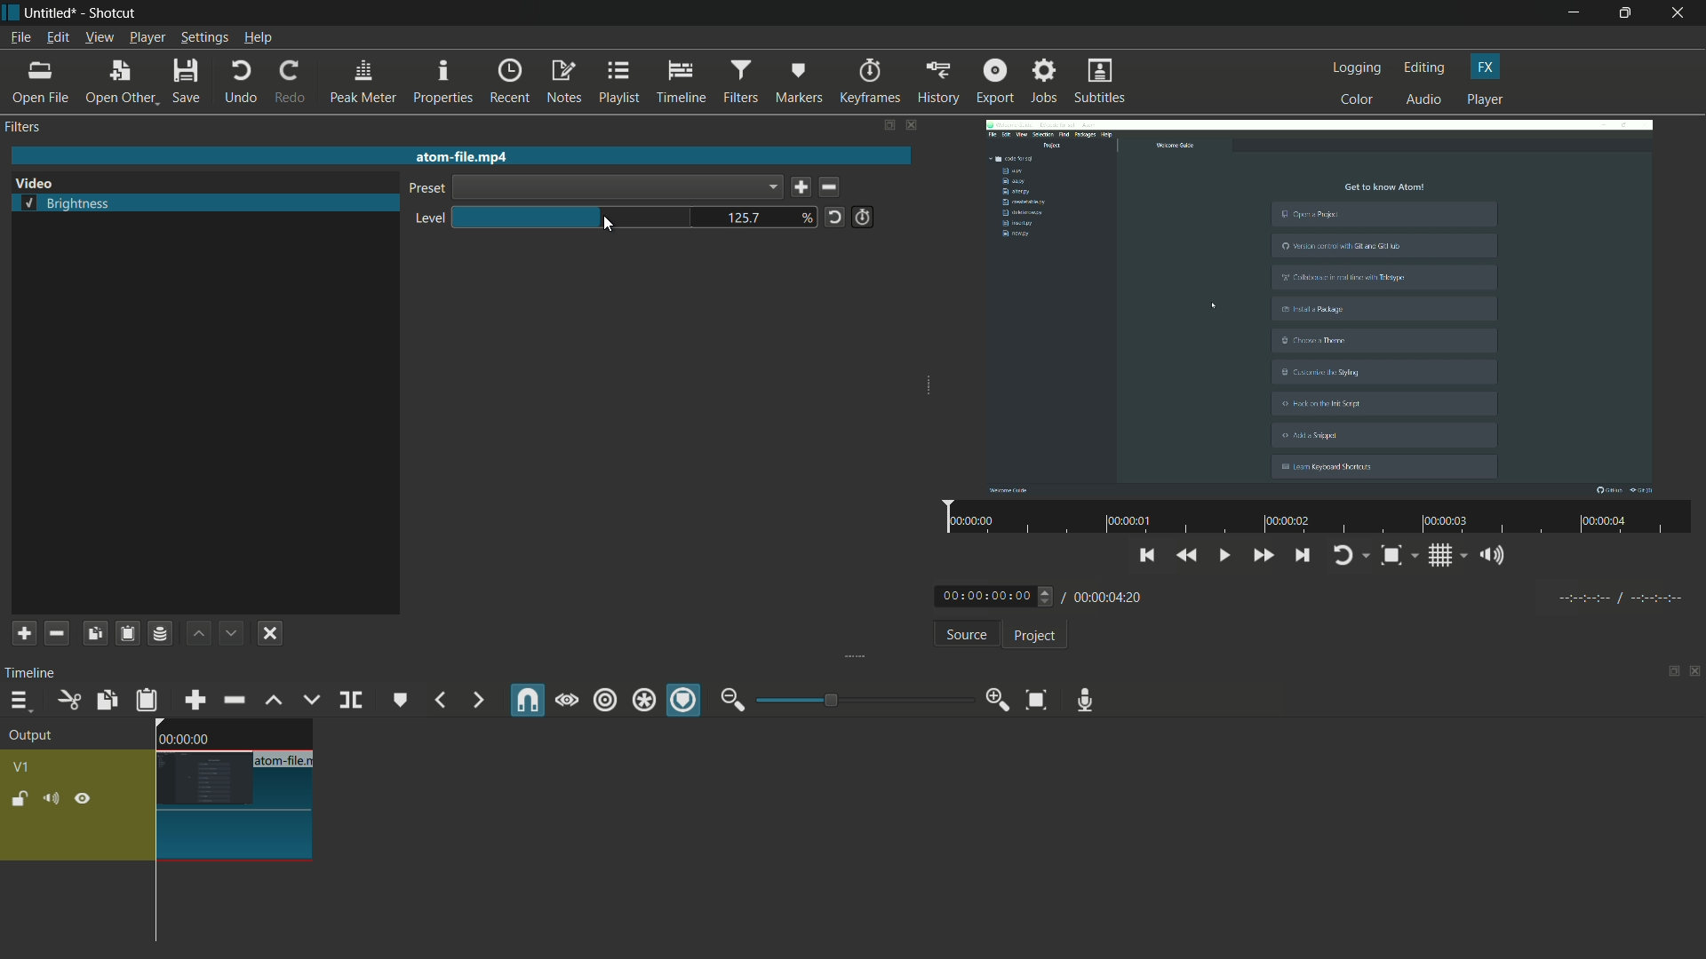 This screenshot has height=959, width=1706. Describe the element at coordinates (1032, 636) in the screenshot. I see `project` at that location.